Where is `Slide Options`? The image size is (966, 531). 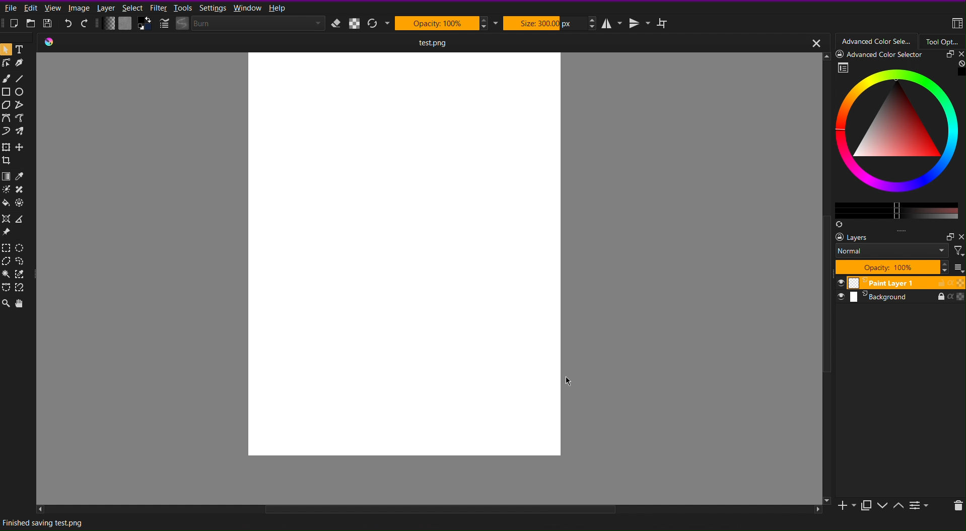
Slide Options is located at coordinates (884, 506).